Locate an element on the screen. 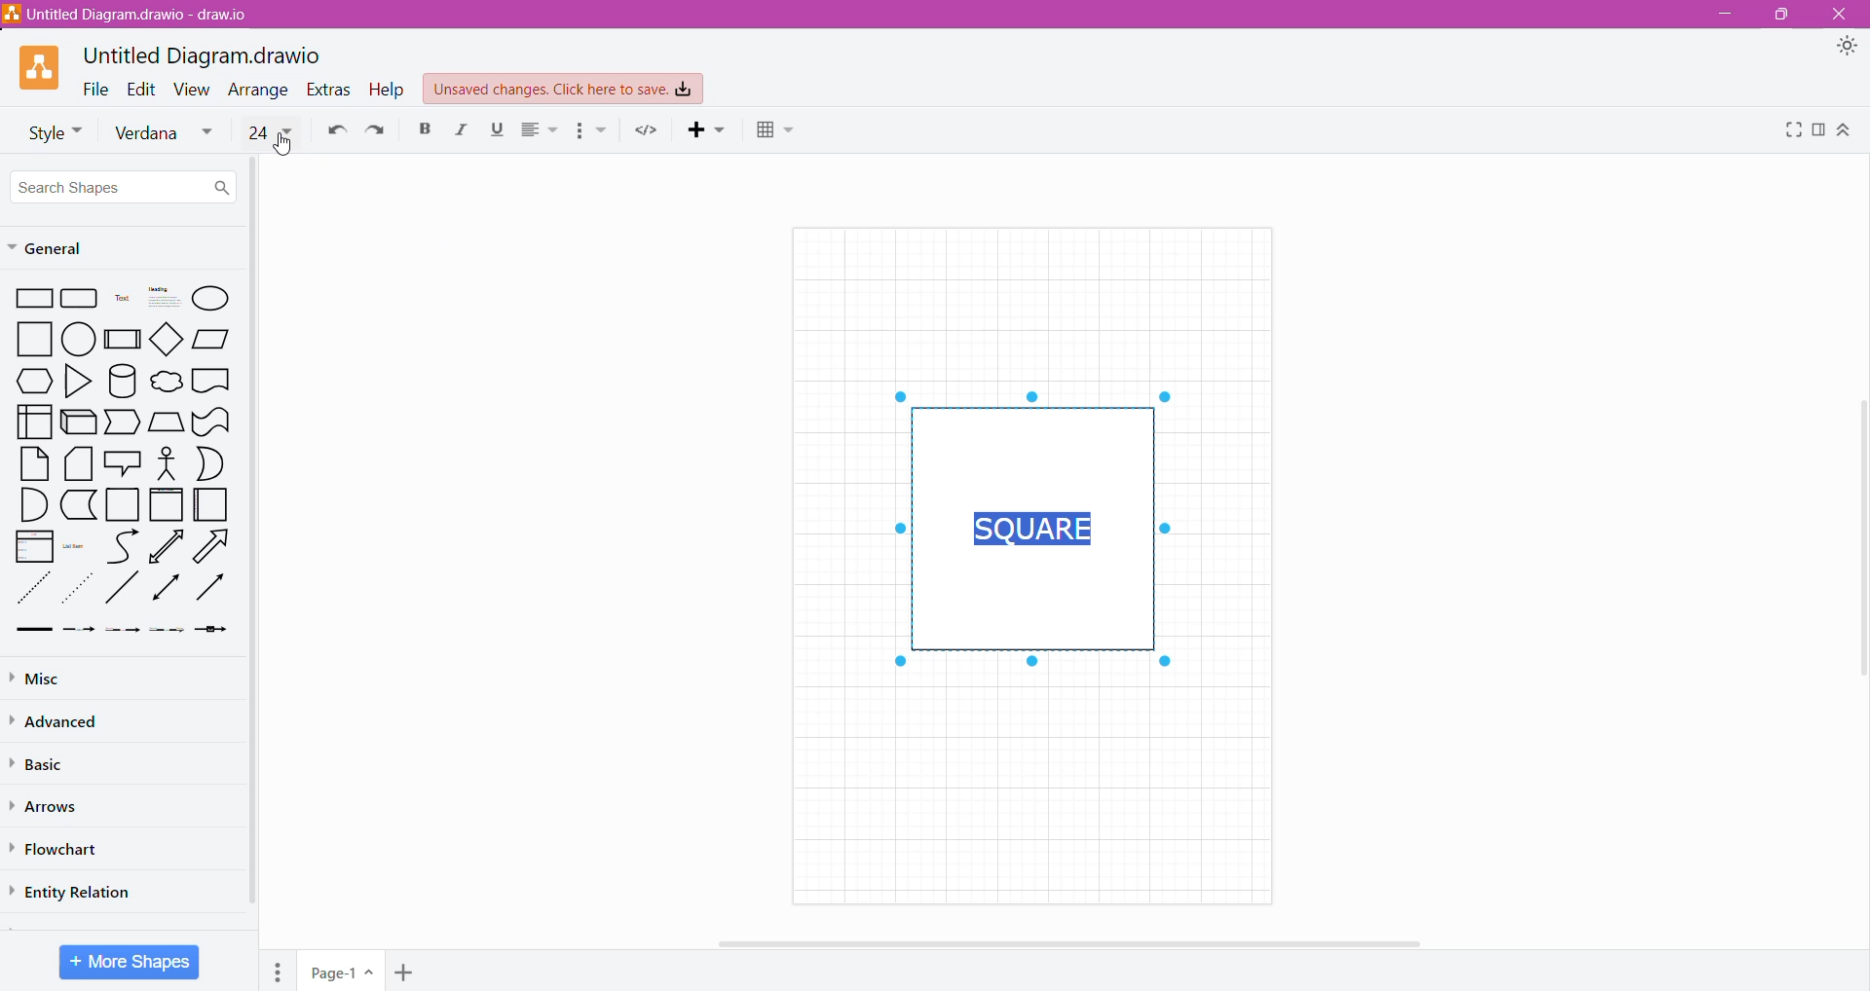 The width and height of the screenshot is (1870, 991). List box is located at coordinates (29, 548).